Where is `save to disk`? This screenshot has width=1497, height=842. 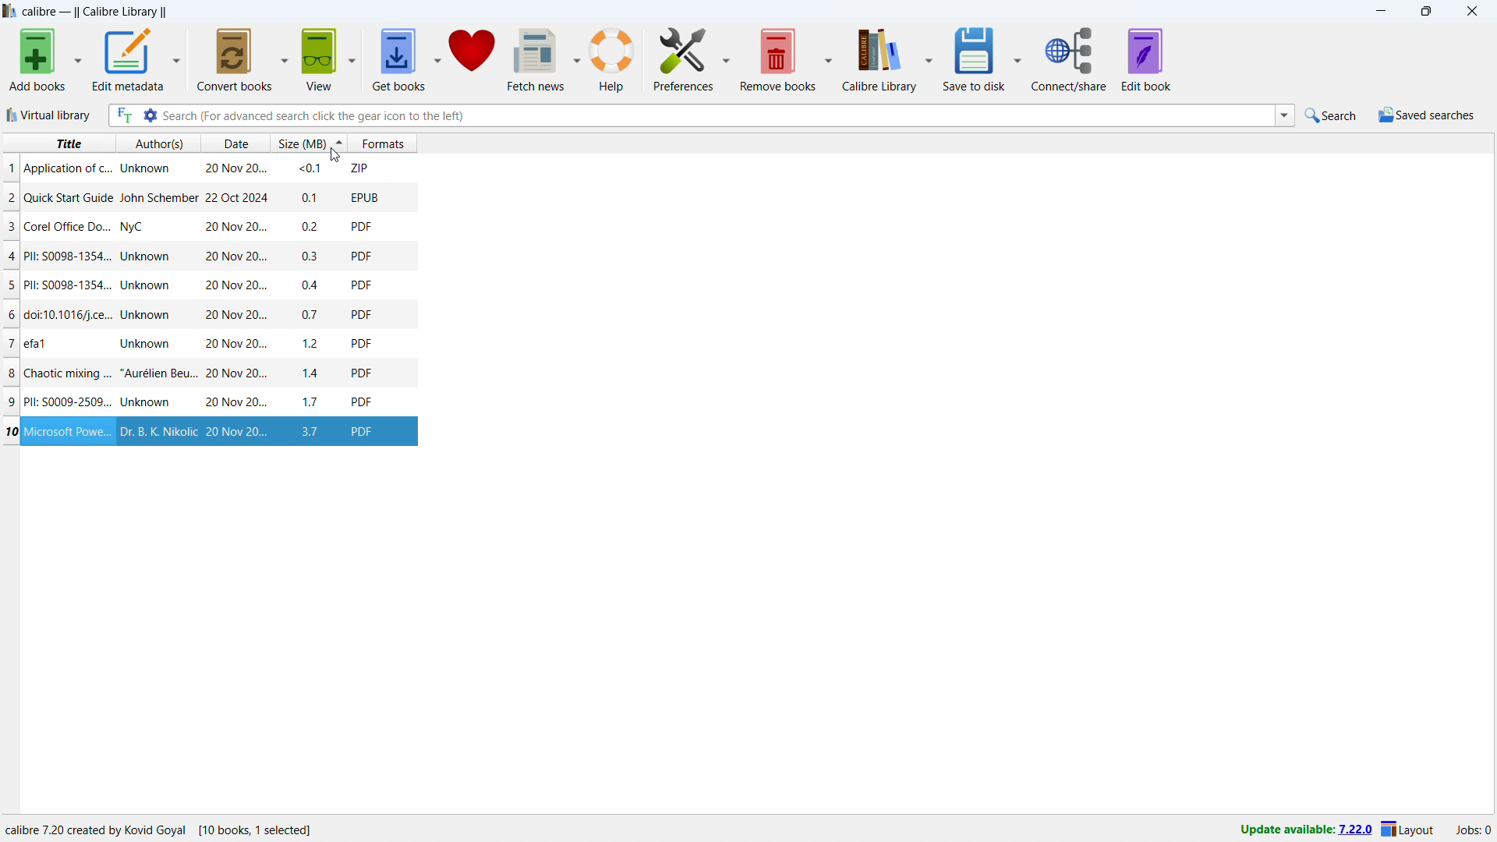 save to disk is located at coordinates (779, 59).